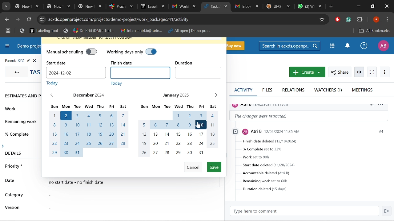 Image resolution: width=394 pixels, height=221 pixels. I want to click on Add/remove bookmark, so click(322, 20).